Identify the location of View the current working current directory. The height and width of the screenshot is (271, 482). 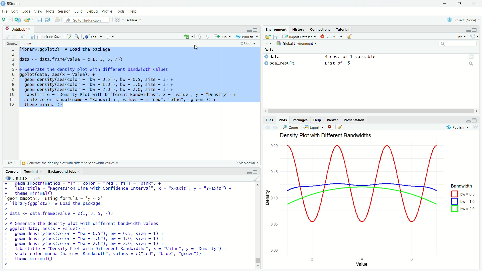
(39, 178).